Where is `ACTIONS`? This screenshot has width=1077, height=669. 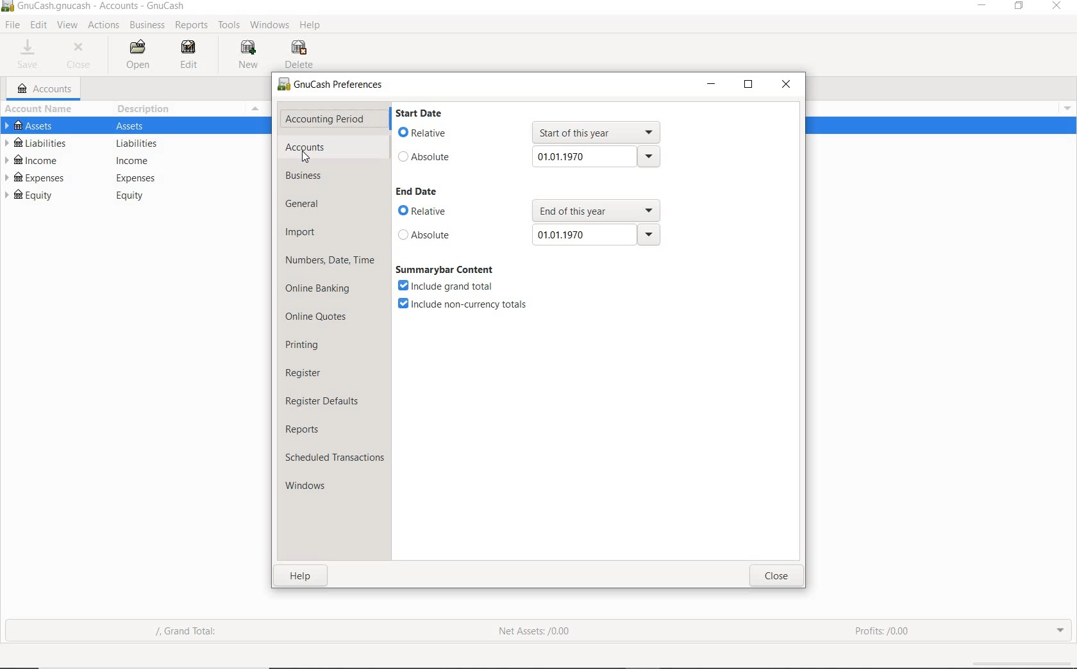
ACTIONS is located at coordinates (103, 26).